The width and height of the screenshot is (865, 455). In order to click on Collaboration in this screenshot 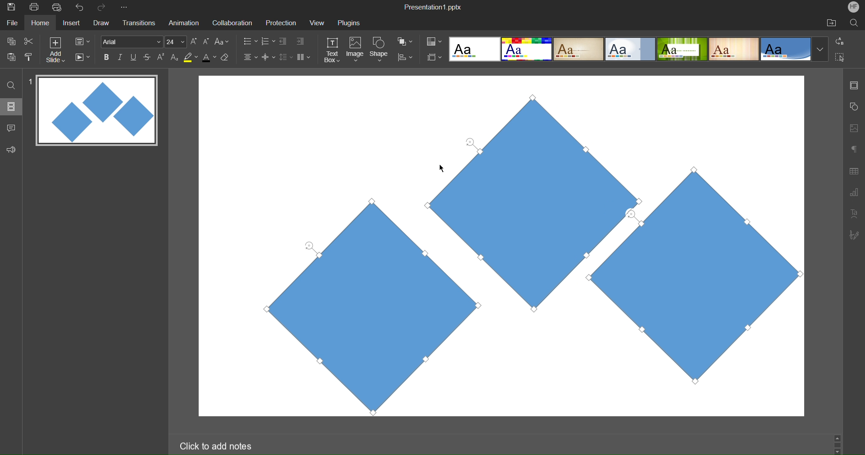, I will do `click(231, 23)`.